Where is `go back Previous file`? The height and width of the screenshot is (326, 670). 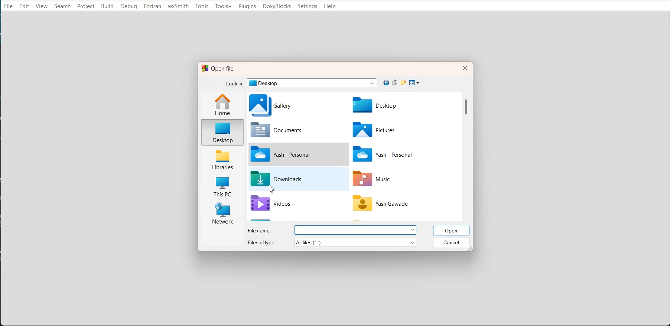
go back Previous file is located at coordinates (387, 83).